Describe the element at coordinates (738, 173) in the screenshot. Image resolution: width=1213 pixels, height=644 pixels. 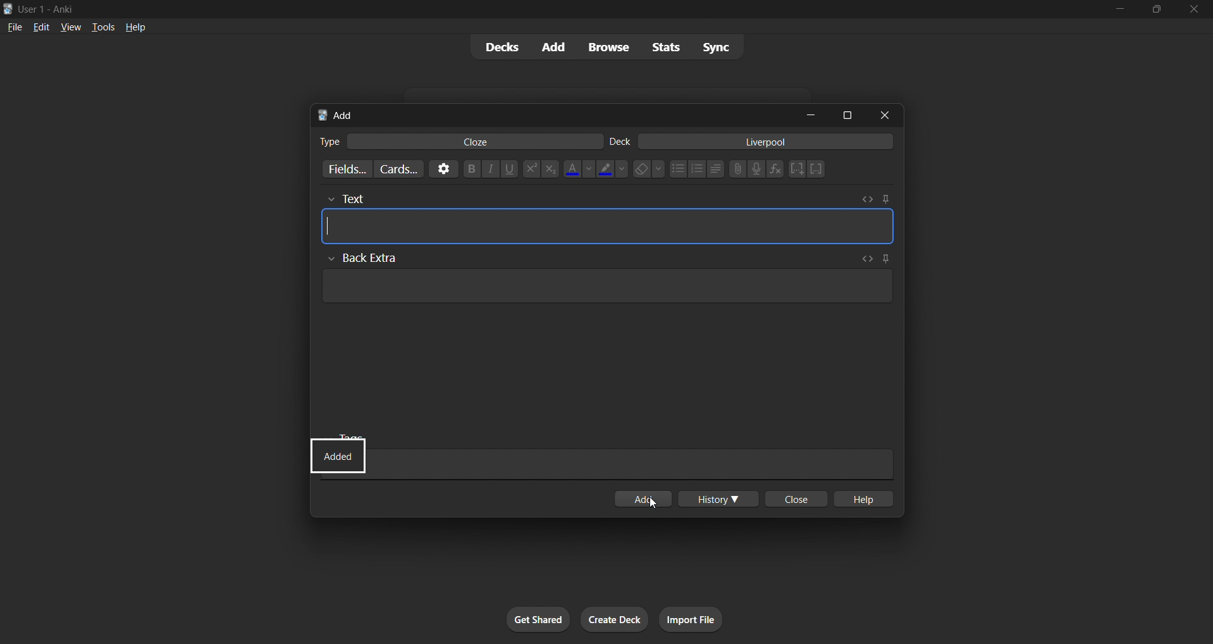
I see `insert images` at that location.